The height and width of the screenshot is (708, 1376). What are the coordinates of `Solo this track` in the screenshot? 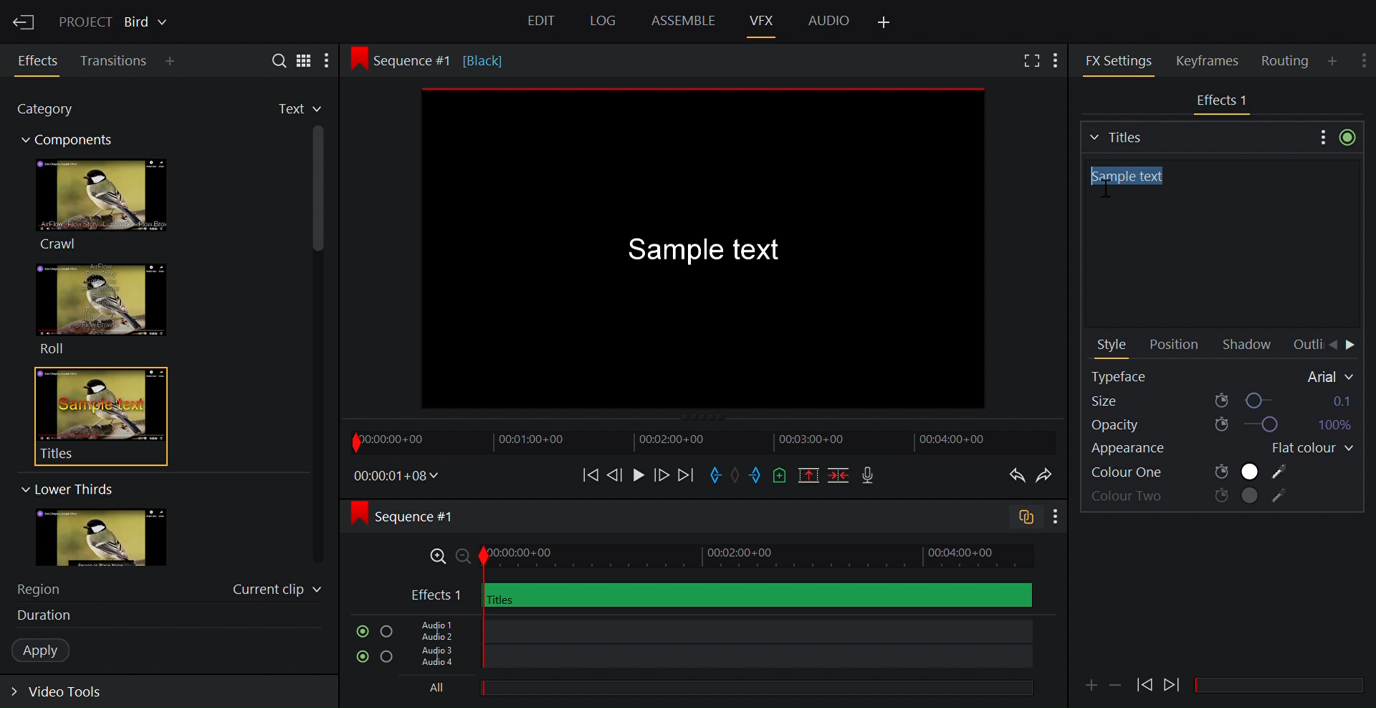 It's located at (388, 659).